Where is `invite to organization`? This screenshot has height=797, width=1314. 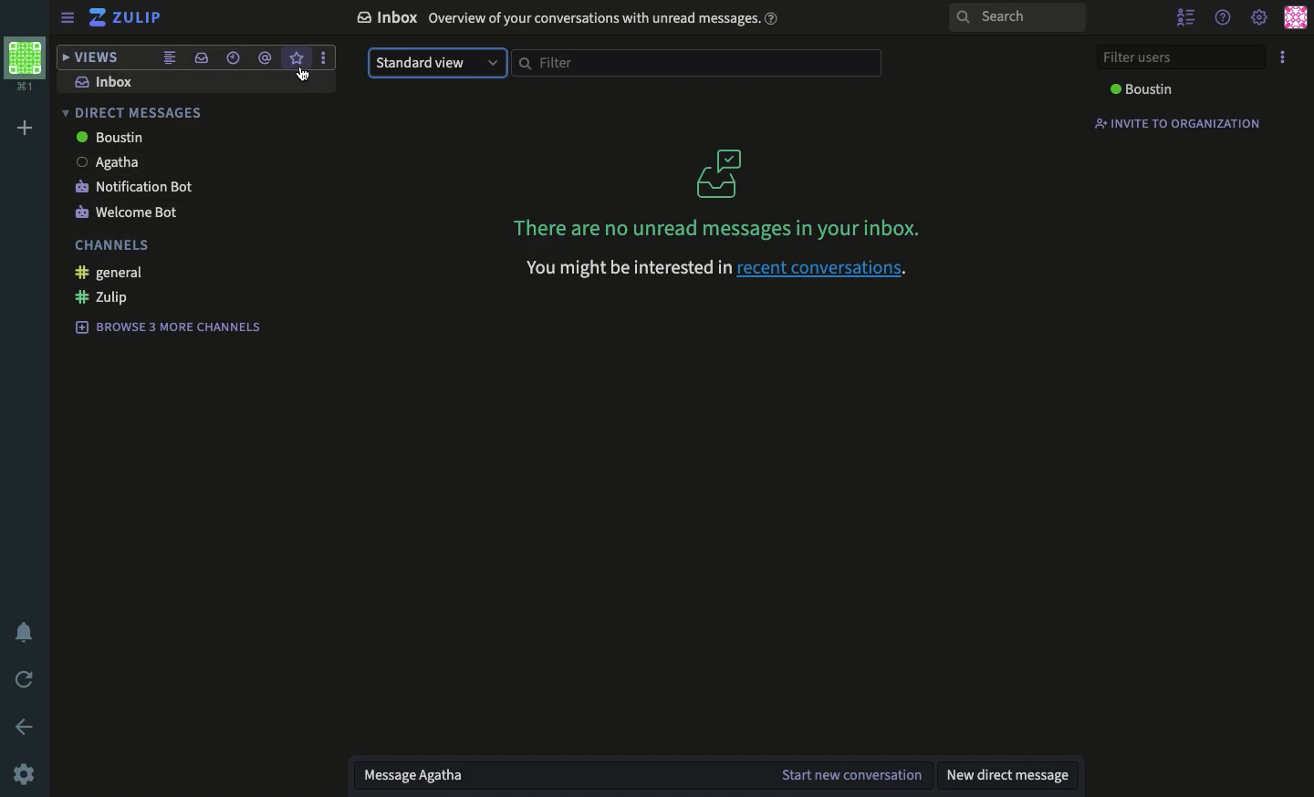 invite to organization is located at coordinates (1177, 124).